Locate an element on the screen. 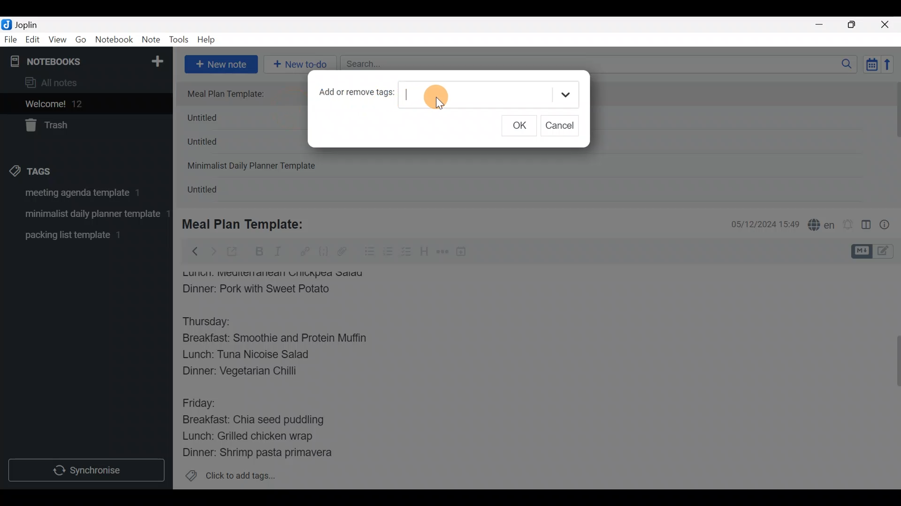 The height and width of the screenshot is (506, 901). Breakfast: Chia seed puddling is located at coordinates (258, 420).